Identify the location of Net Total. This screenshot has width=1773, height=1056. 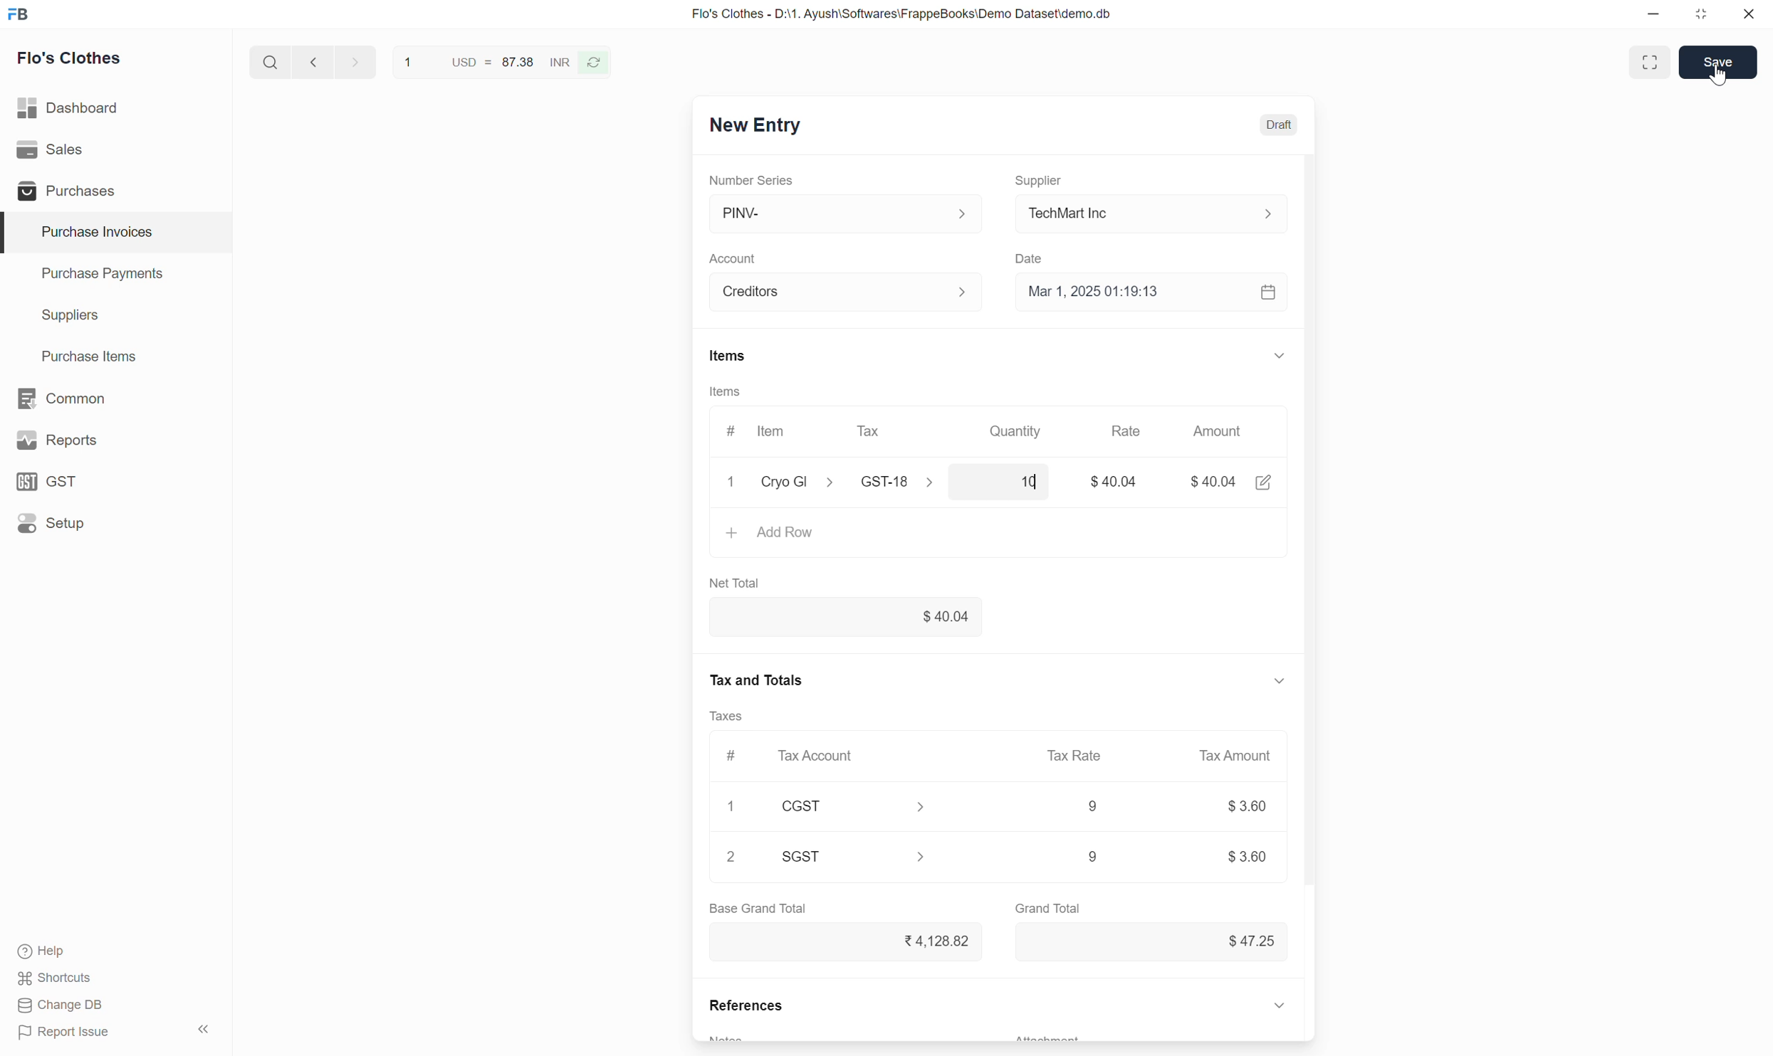
(741, 582).